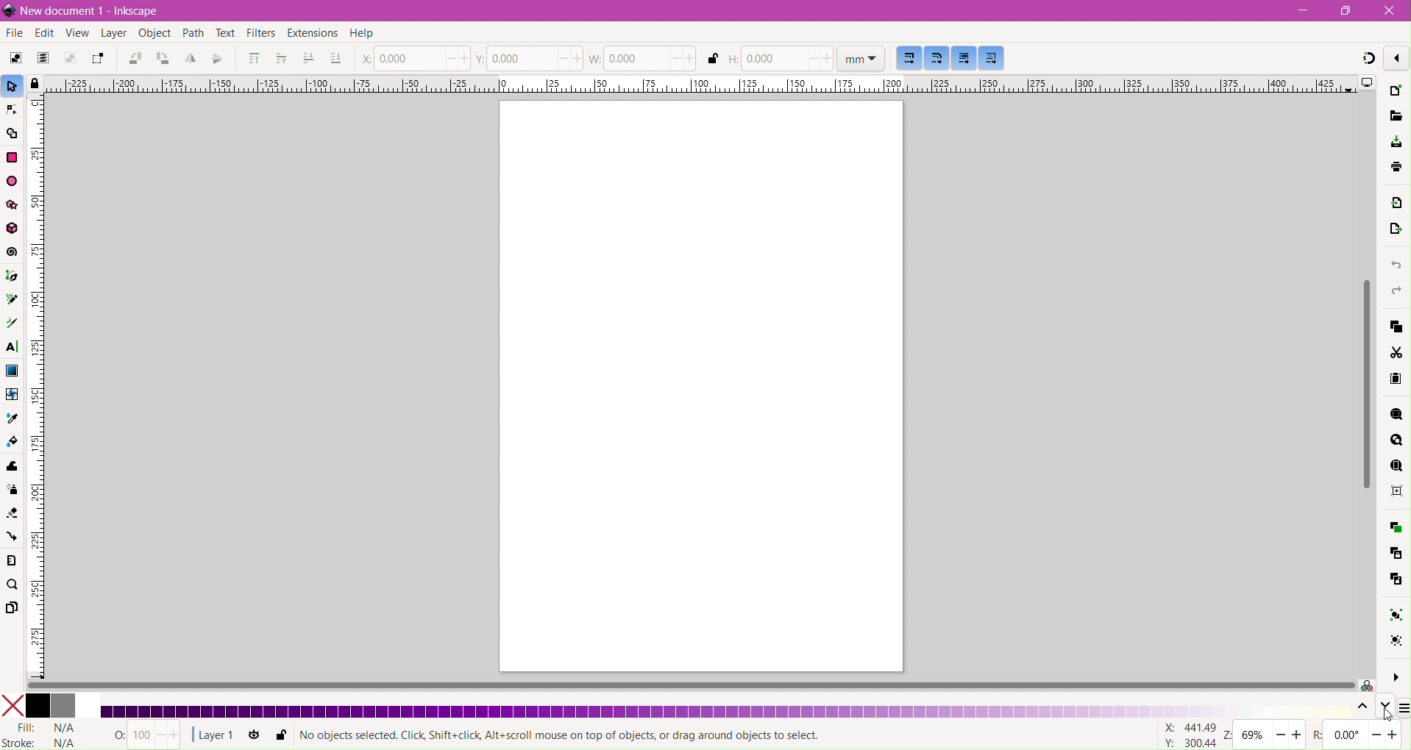  I want to click on Riase to Top, so click(252, 60).